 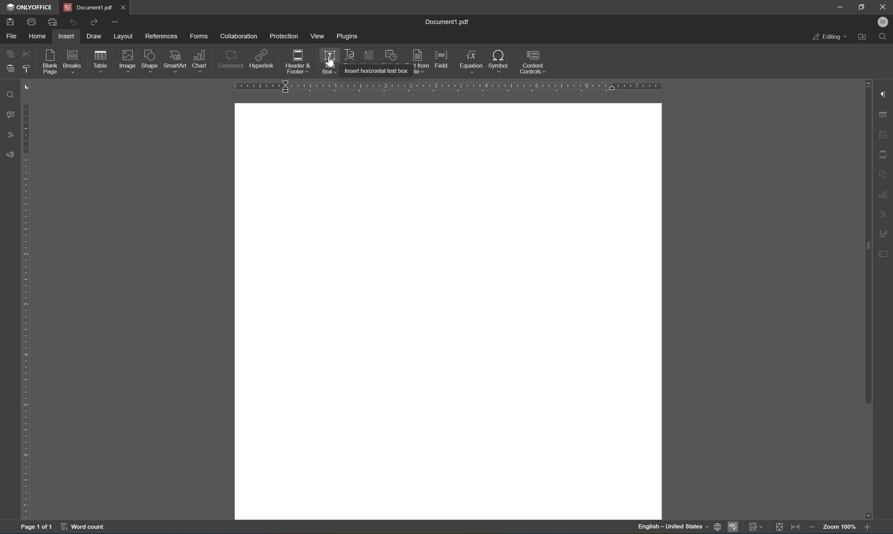 I want to click on draw, so click(x=95, y=35).